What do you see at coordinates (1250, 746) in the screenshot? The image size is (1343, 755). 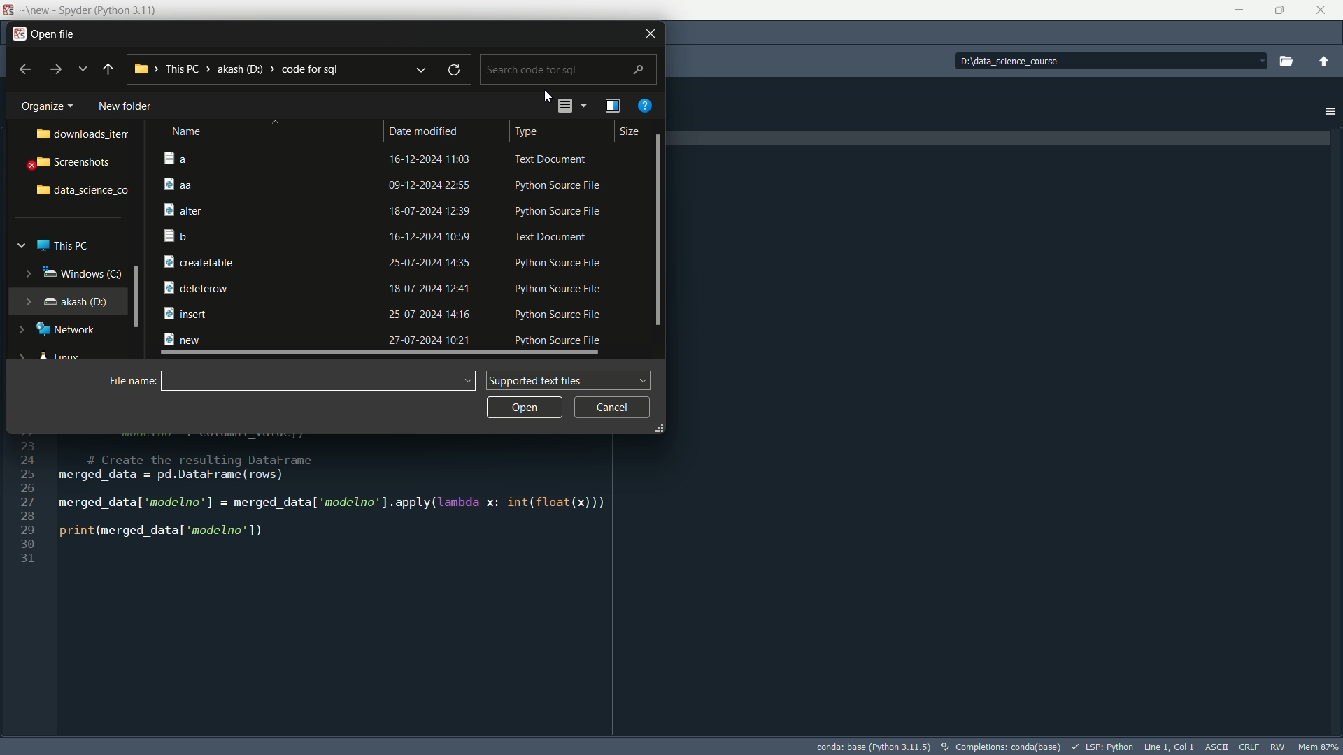 I see `file eol status` at bounding box center [1250, 746].